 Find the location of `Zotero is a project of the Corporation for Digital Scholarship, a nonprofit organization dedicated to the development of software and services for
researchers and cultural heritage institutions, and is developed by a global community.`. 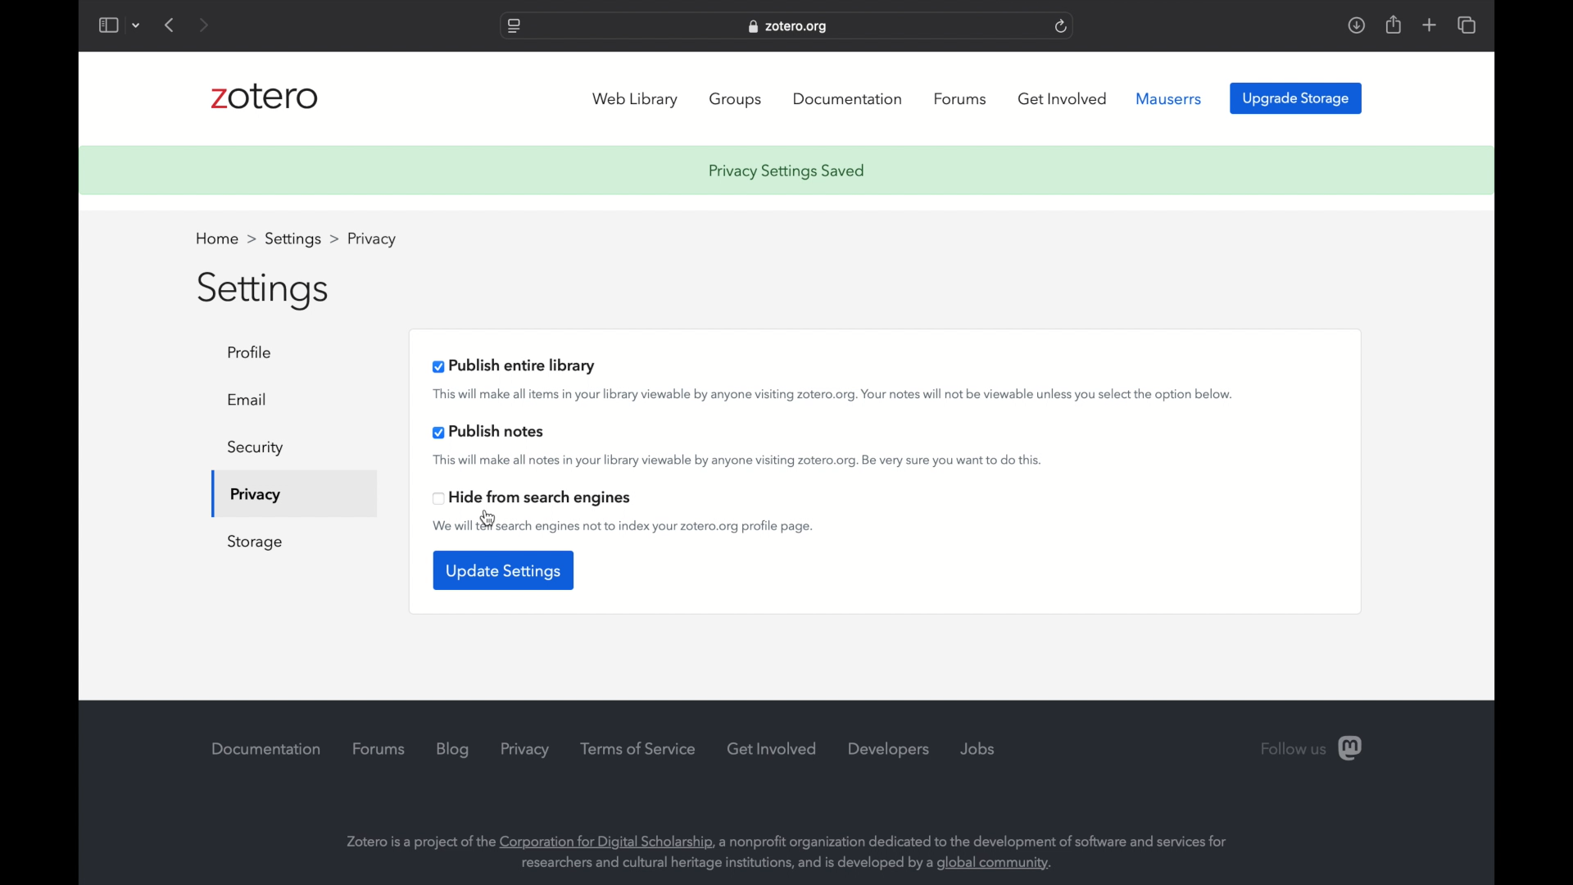

Zotero is a project of the Corporation for Digital Scholarship, a nonprofit organization dedicated to the development of software and services for
researchers and cultural heritage institutions, and is developed by a global community. is located at coordinates (796, 812).